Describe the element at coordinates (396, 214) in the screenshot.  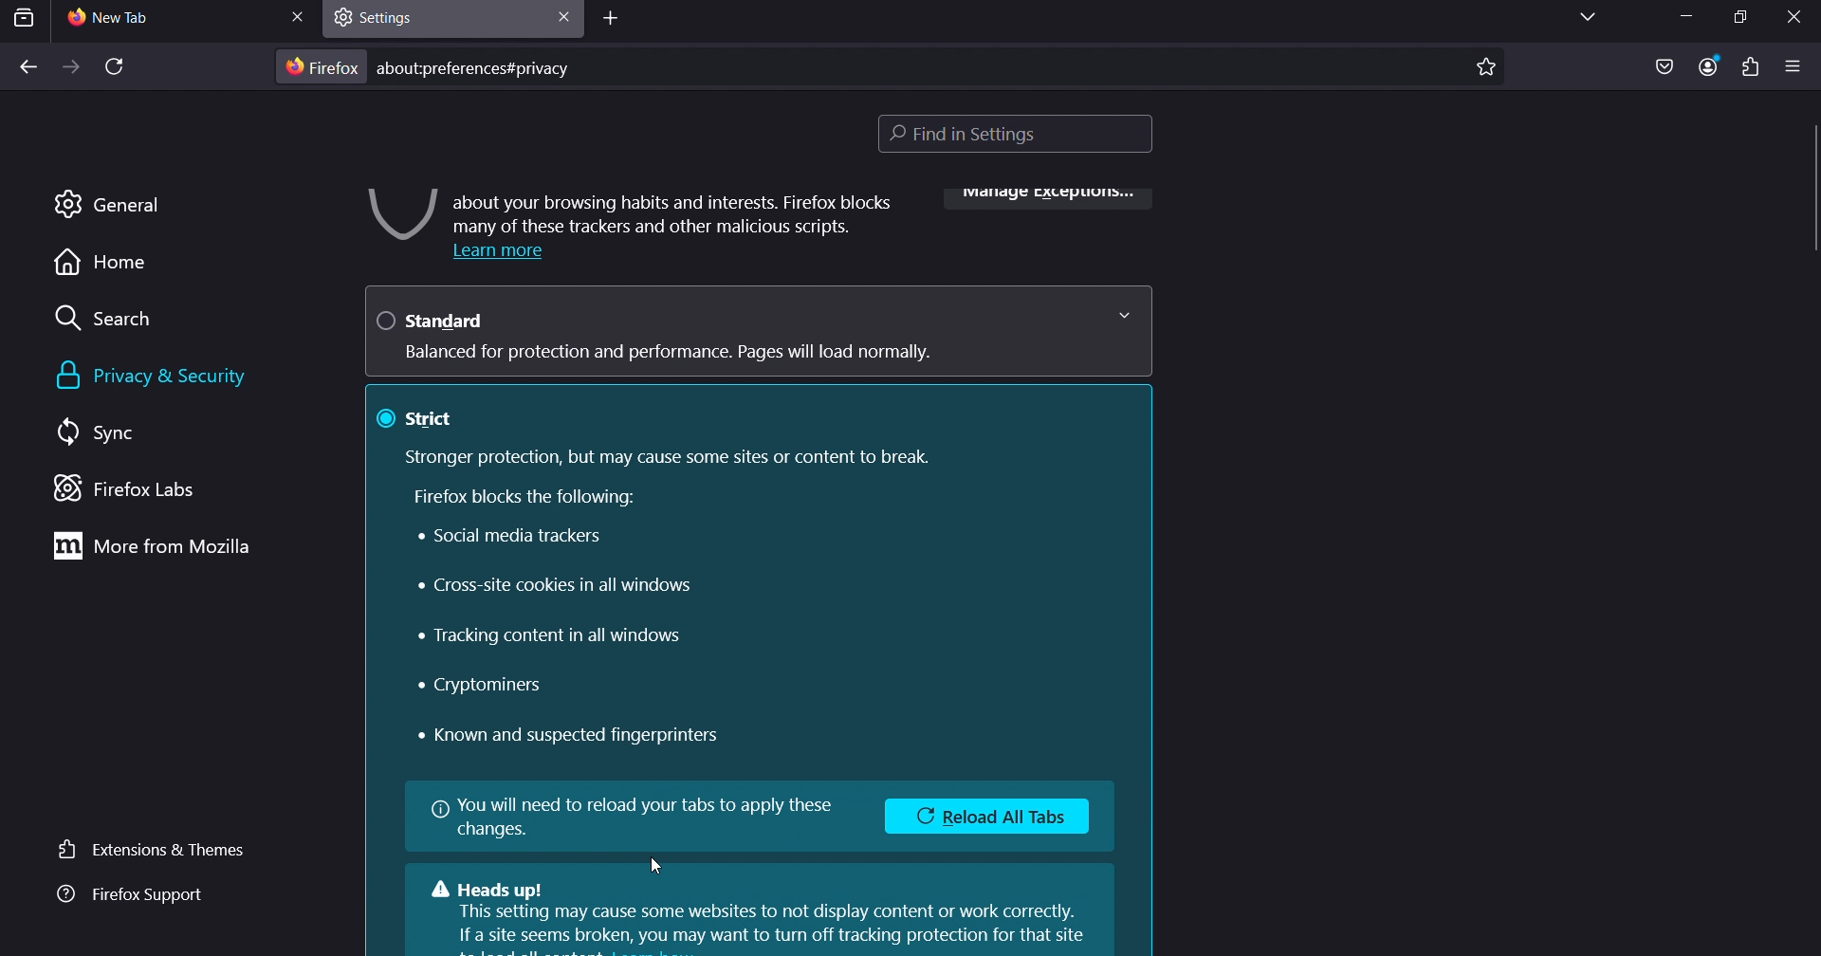
I see `image` at that location.